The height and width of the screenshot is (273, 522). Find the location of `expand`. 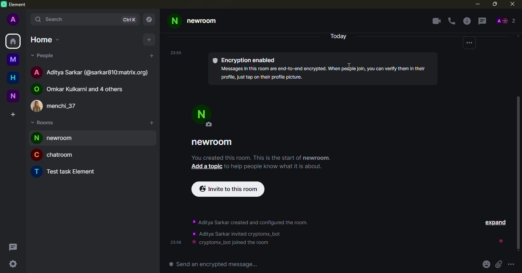

expand is located at coordinates (496, 223).